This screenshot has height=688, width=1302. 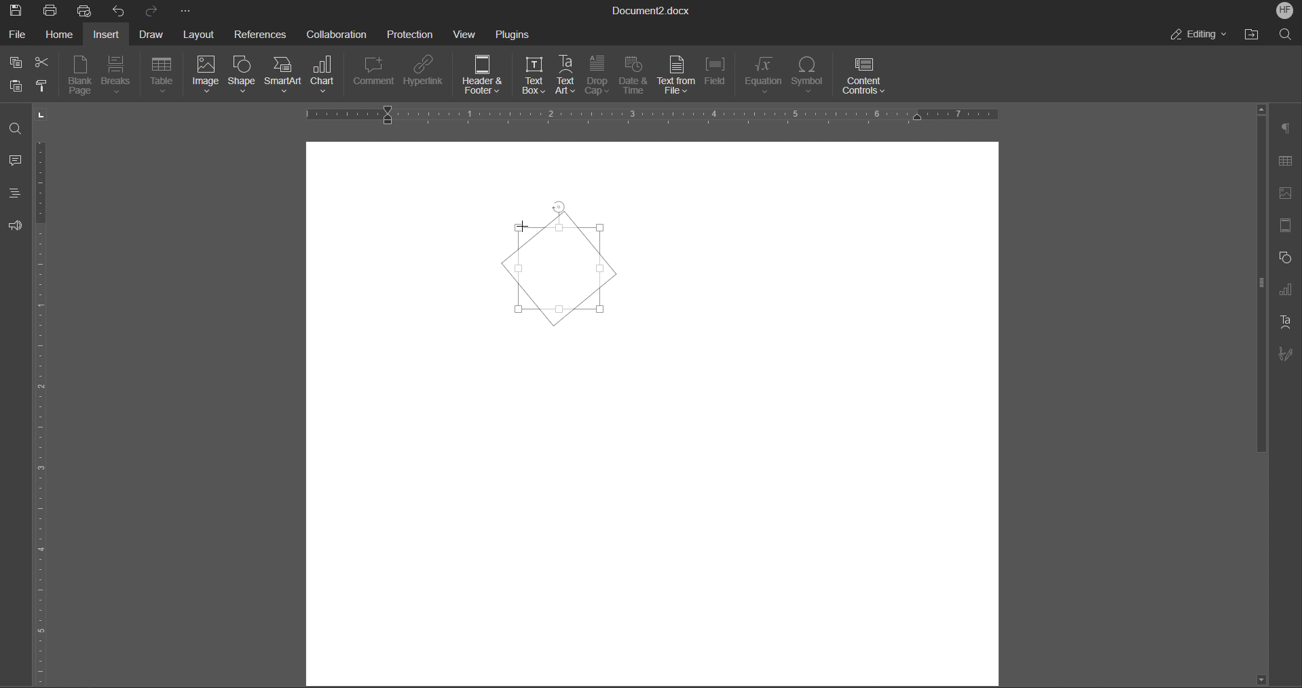 I want to click on Table, so click(x=1284, y=161).